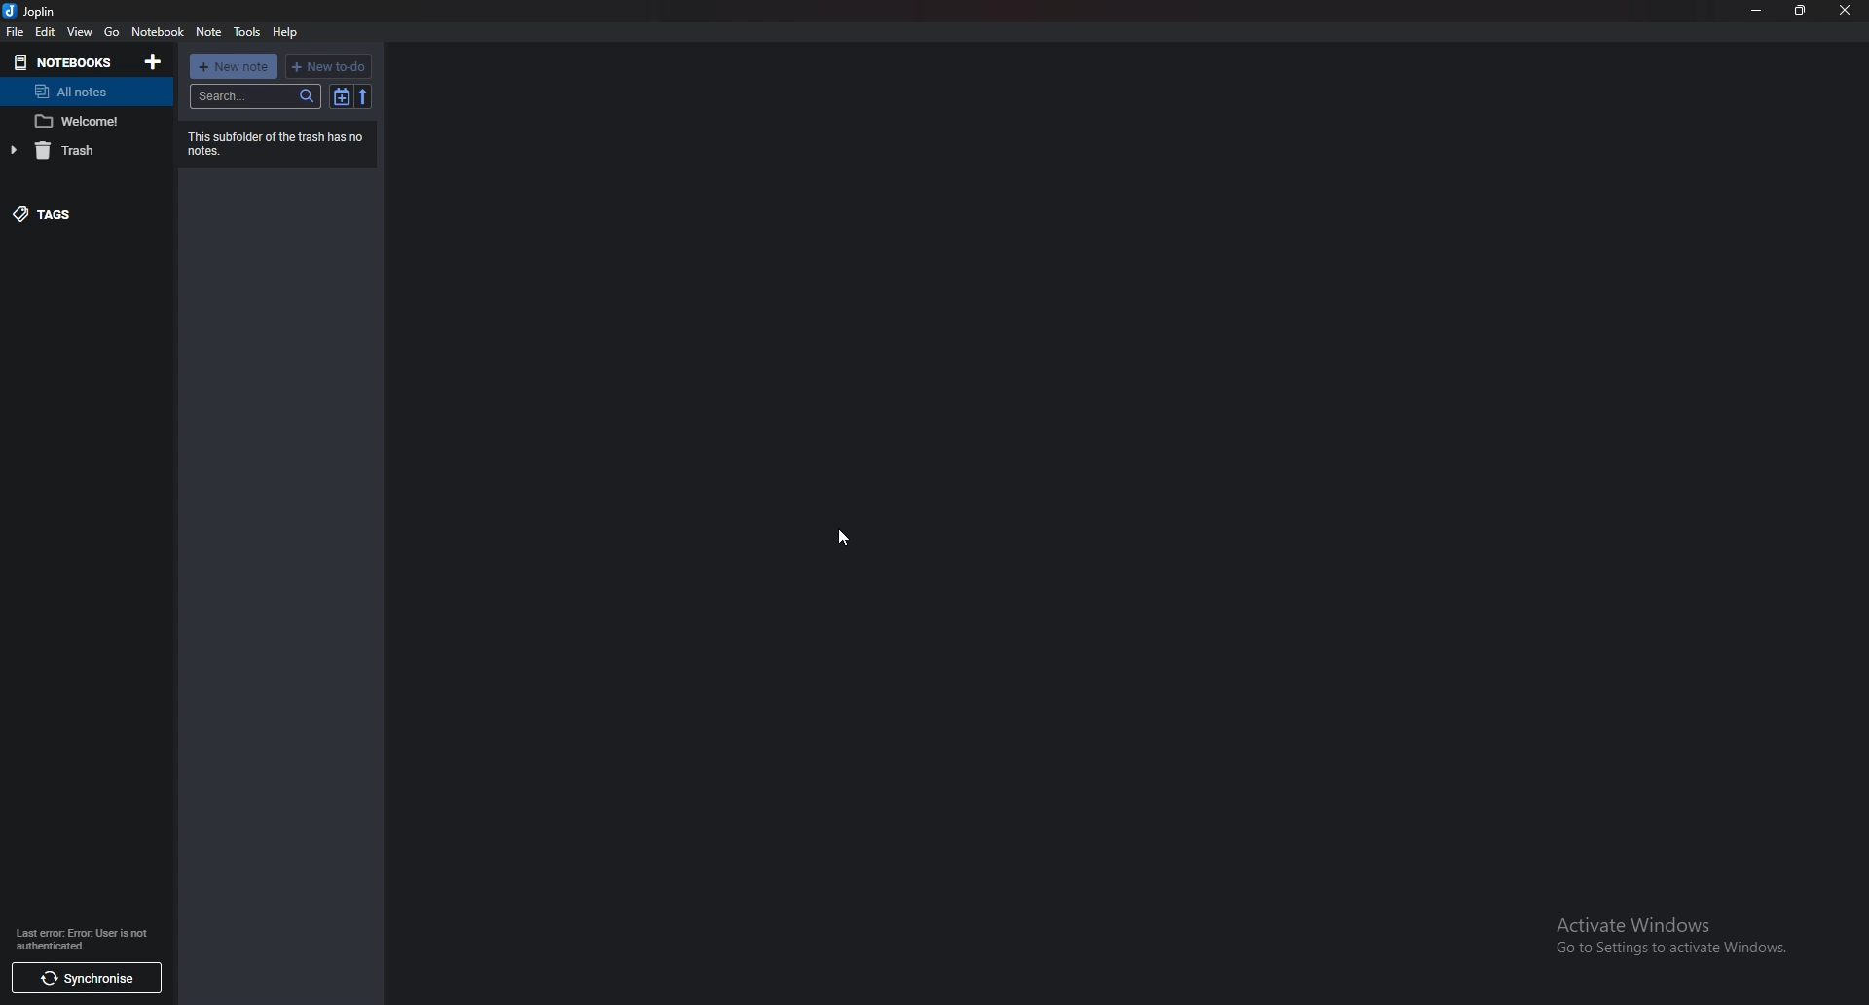 Image resolution: width=1869 pixels, height=1005 pixels. Describe the element at coordinates (154, 61) in the screenshot. I see `Add notebooks` at that location.